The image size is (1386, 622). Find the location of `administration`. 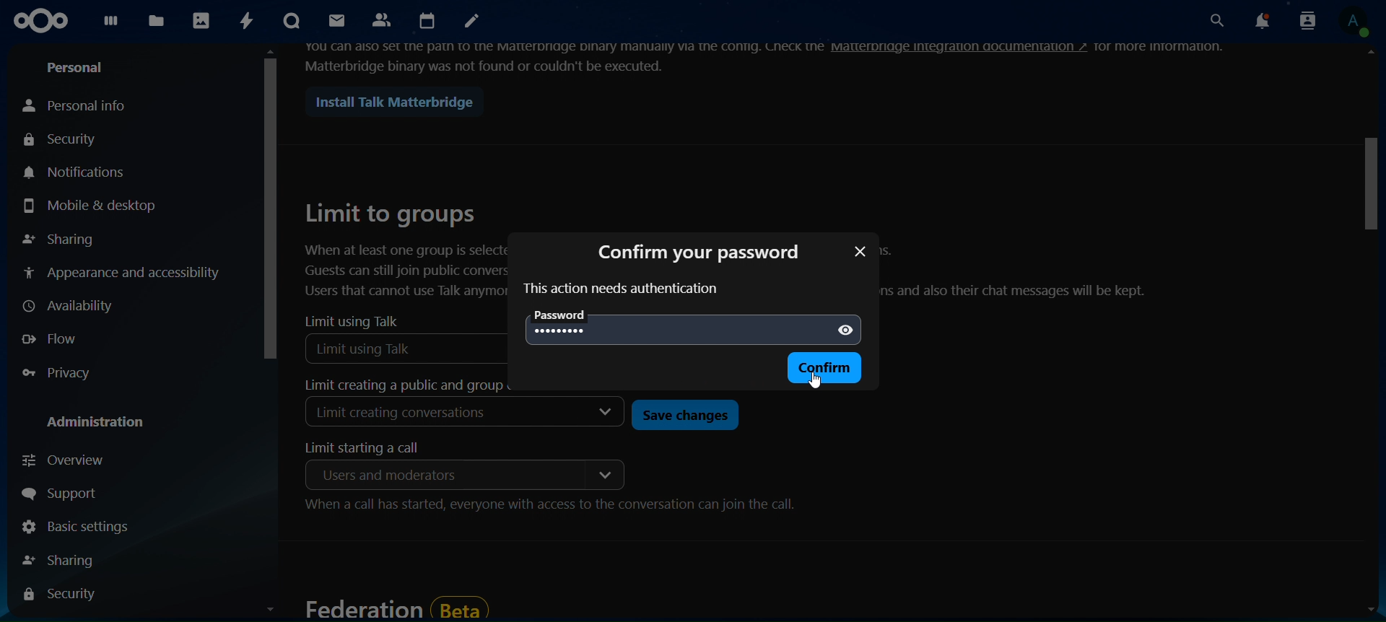

administration is located at coordinates (101, 424).